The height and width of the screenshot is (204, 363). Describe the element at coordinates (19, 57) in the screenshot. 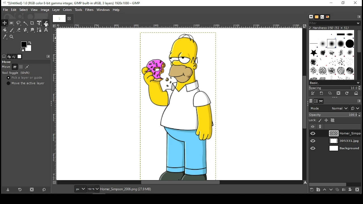

I see `images` at that location.